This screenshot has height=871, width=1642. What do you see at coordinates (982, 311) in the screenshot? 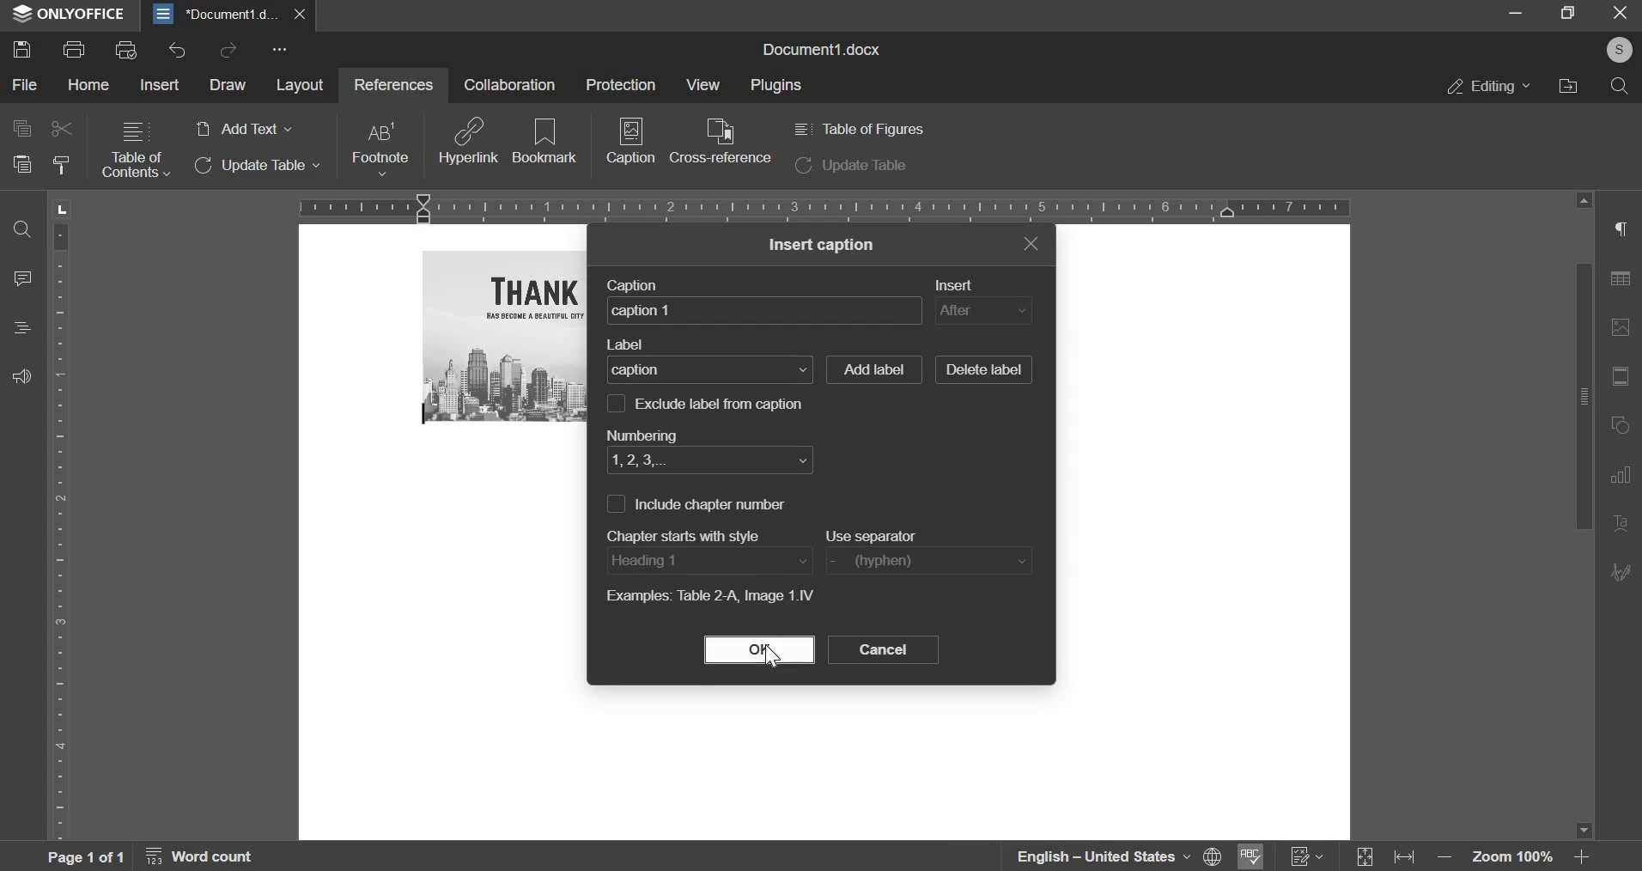
I see `insert` at bounding box center [982, 311].